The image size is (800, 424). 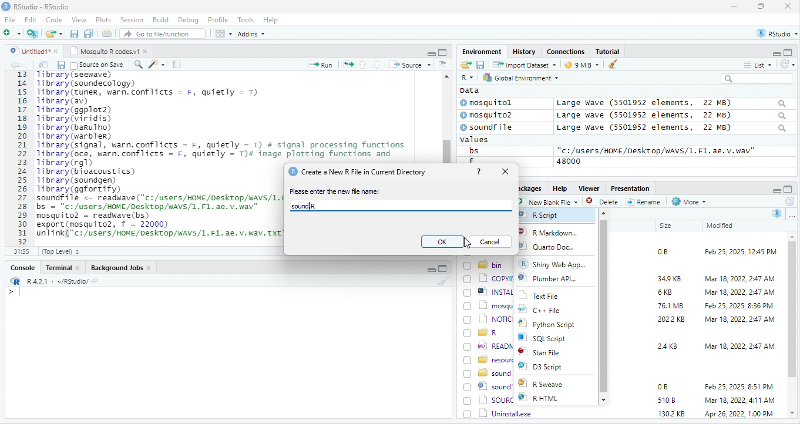 I want to click on (Top Level) +, so click(x=60, y=251).